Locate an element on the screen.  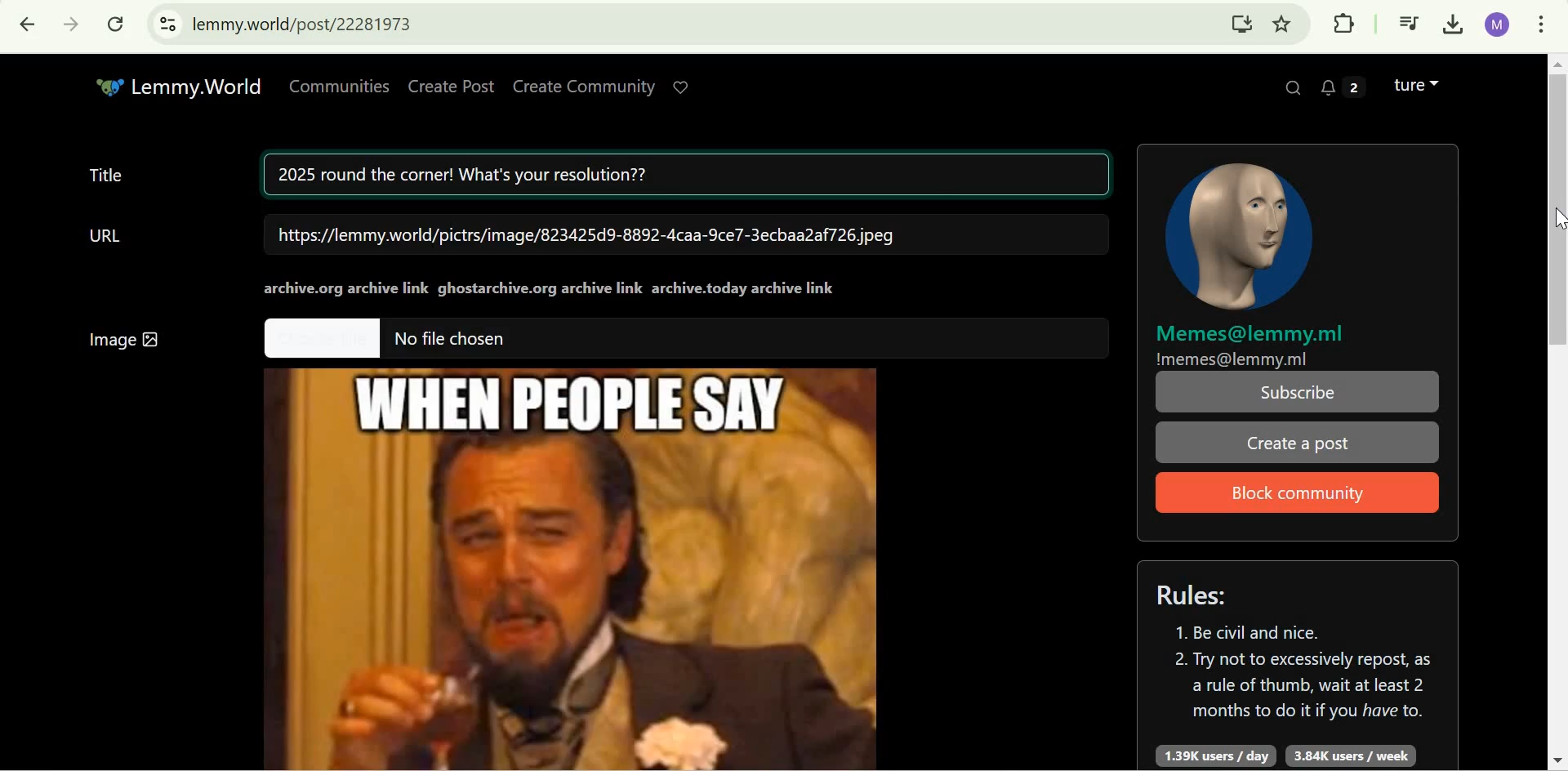
customize and control google chrome is located at coordinates (1541, 27).